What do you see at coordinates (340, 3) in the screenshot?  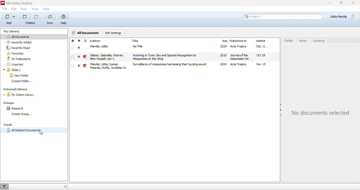 I see `maximize` at bounding box center [340, 3].